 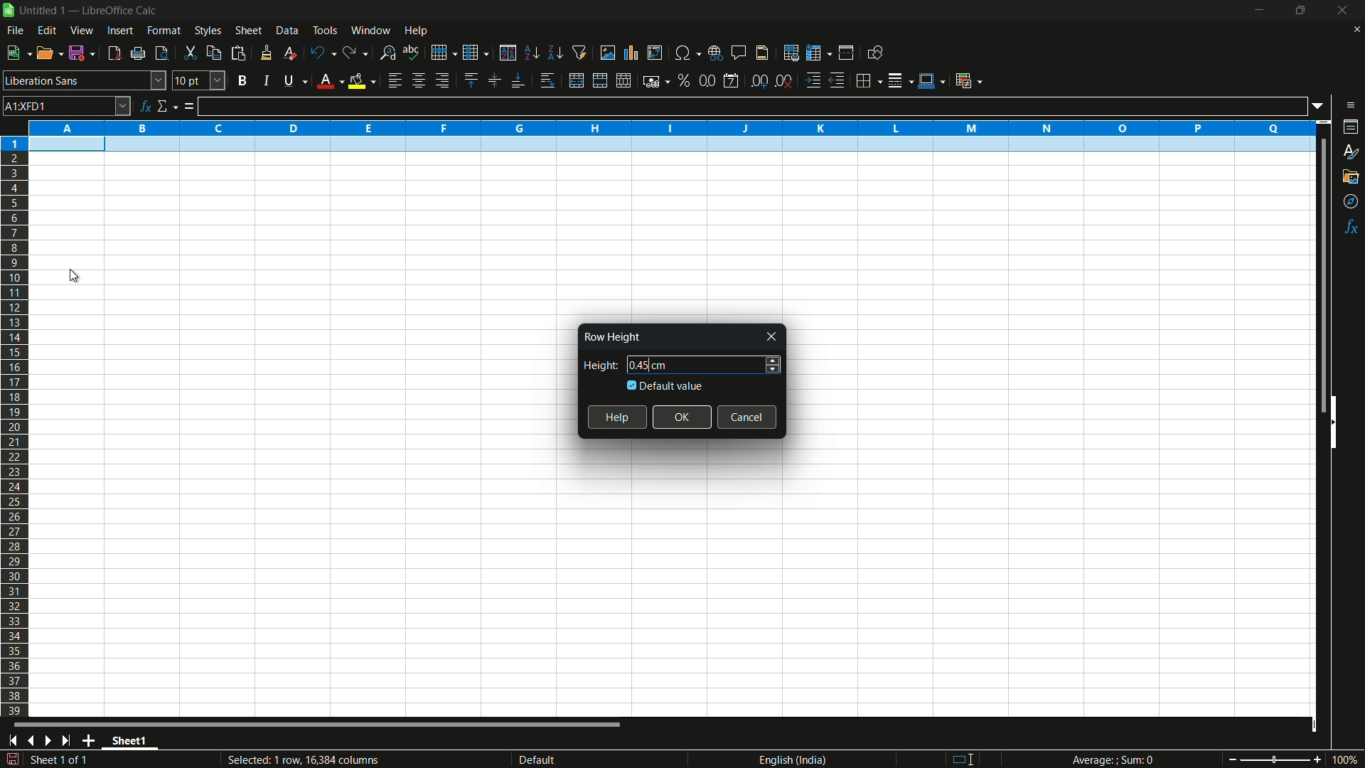 What do you see at coordinates (134, 742) in the screenshot?
I see `sheet name` at bounding box center [134, 742].